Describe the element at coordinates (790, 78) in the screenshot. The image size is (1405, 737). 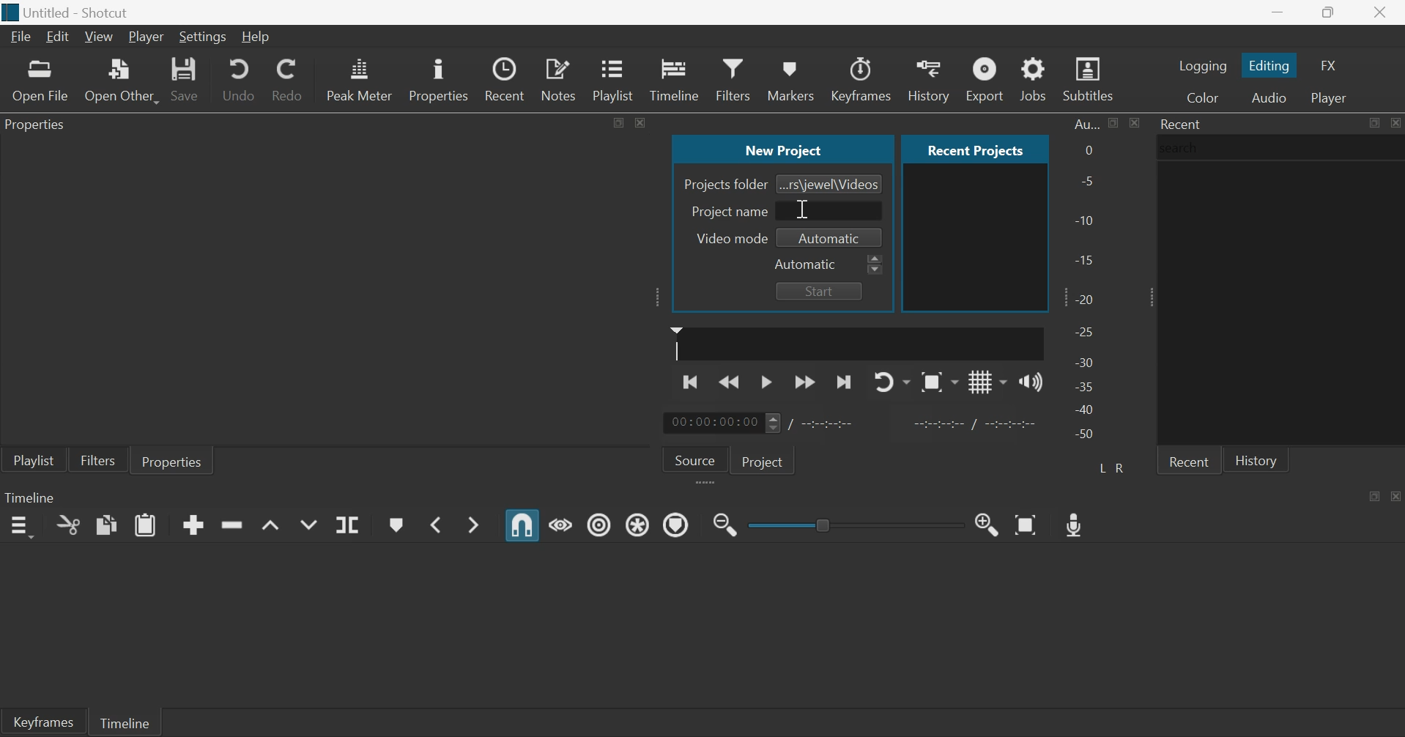
I see `Markers` at that location.